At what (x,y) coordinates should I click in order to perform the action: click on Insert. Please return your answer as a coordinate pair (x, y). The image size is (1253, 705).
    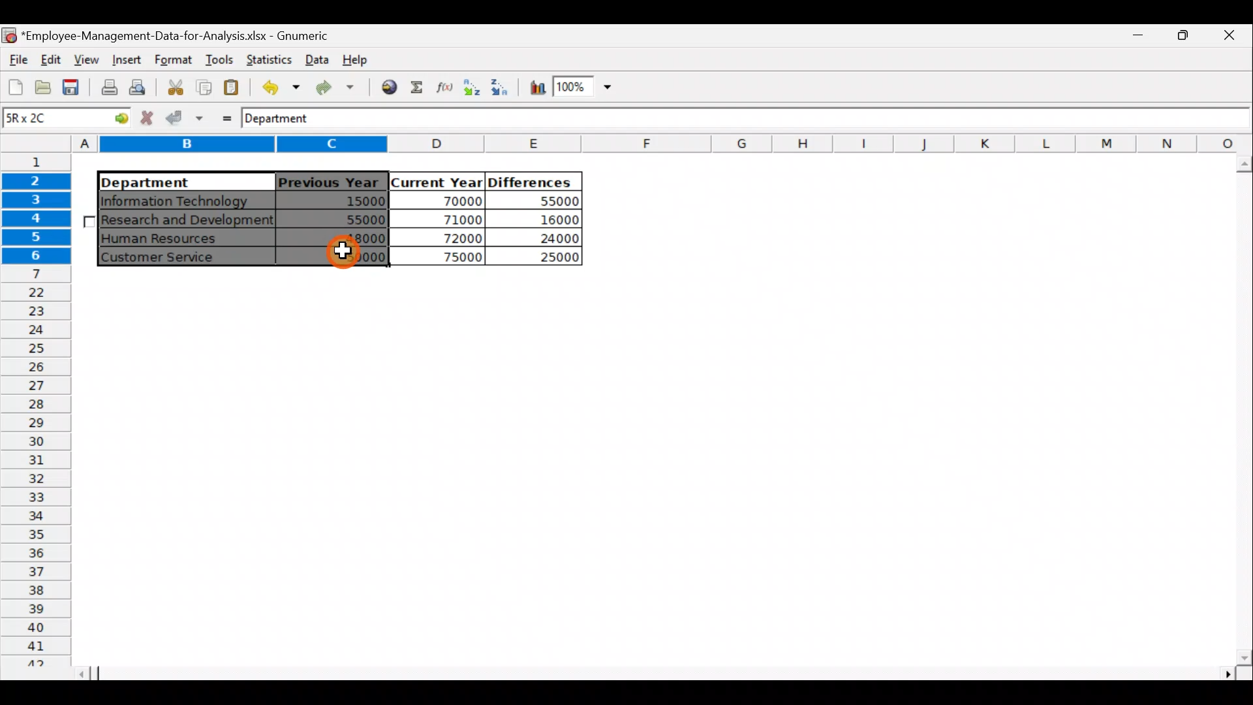
    Looking at the image, I should click on (125, 59).